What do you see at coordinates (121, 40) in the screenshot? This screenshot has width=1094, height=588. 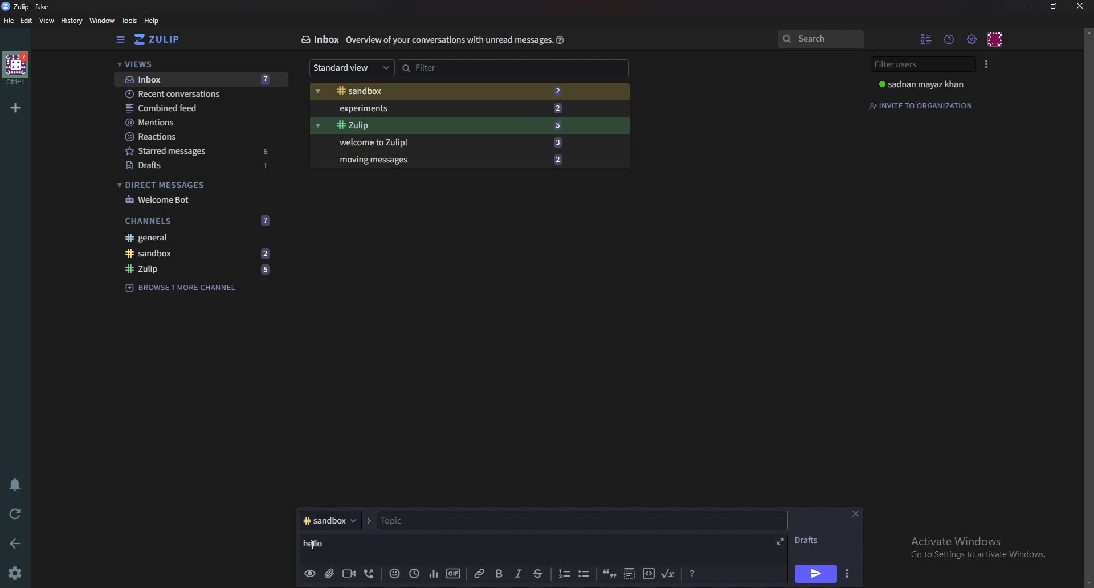 I see `hide side bar` at bounding box center [121, 40].